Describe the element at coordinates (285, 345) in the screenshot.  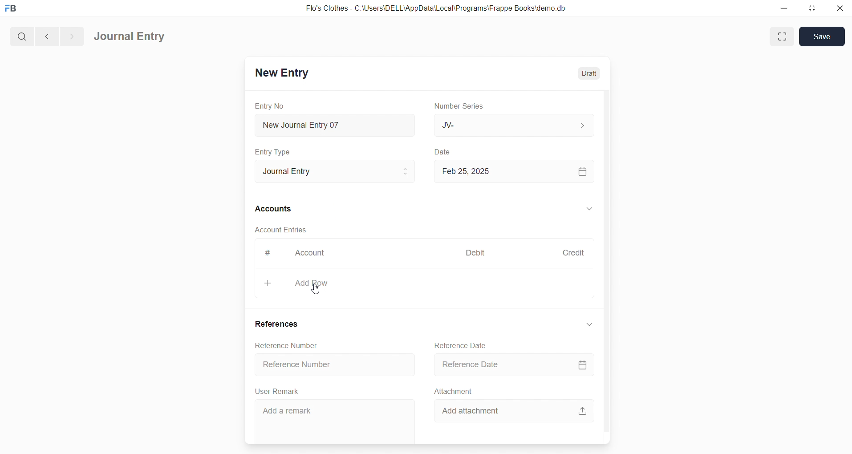
I see `Reference Number` at that location.